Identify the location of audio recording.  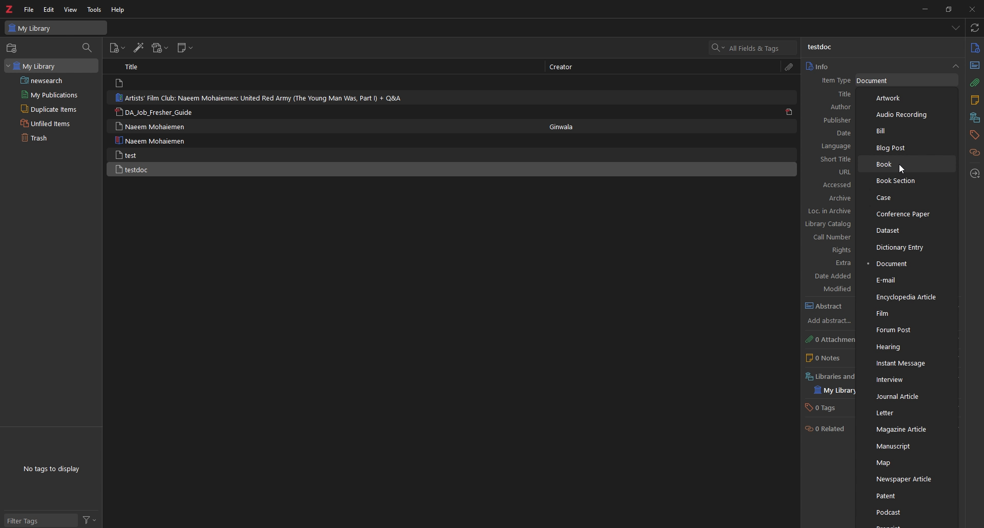
(906, 114).